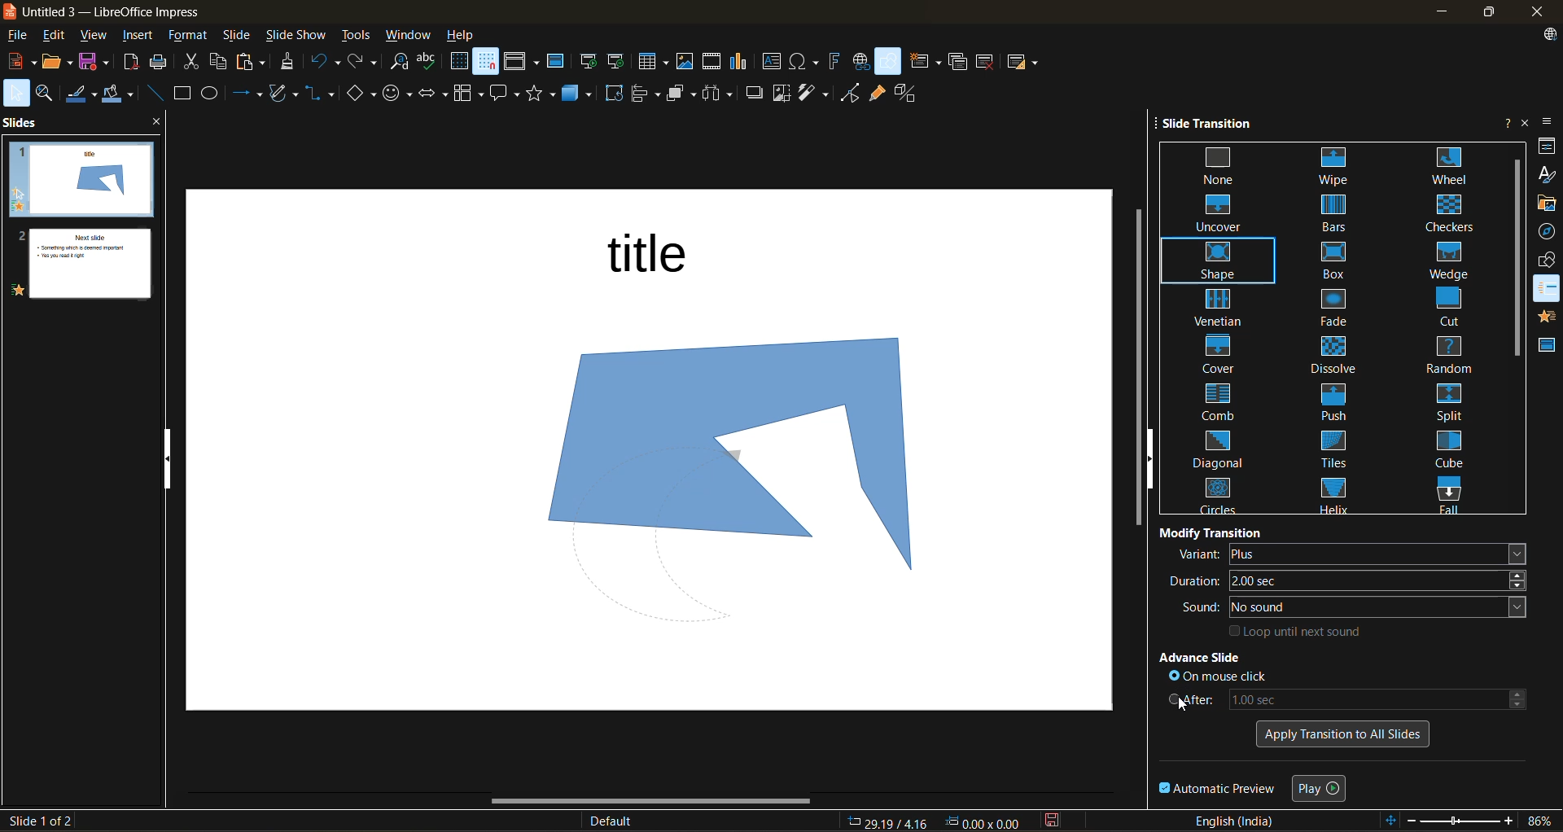  I want to click on symbol shapes, so click(399, 92).